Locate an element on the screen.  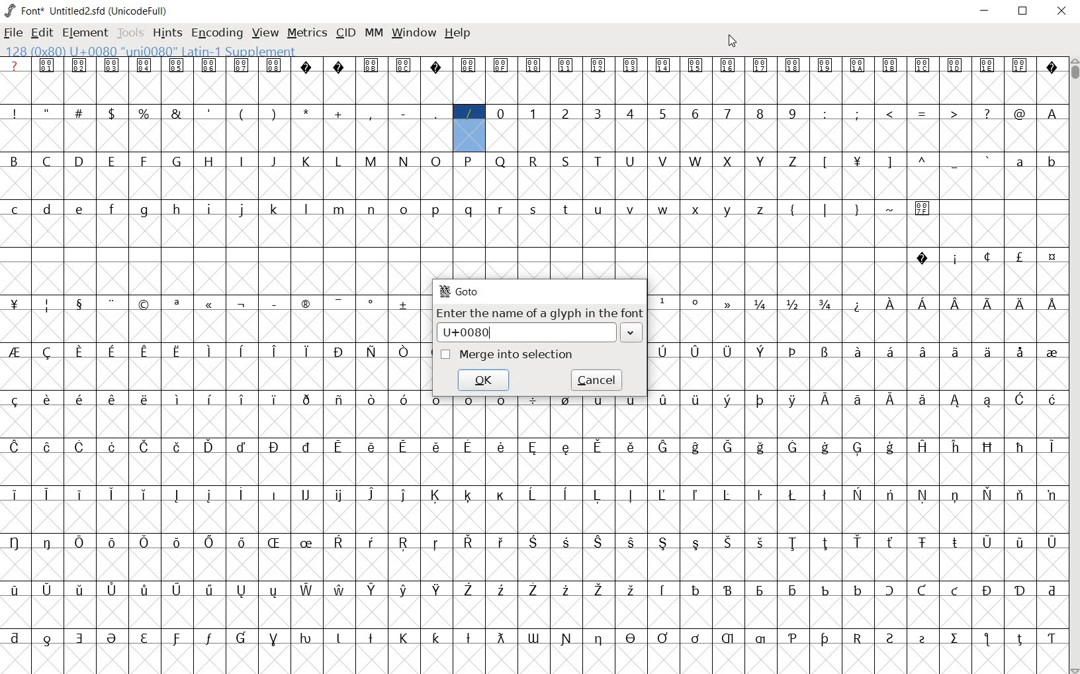
glyph is located at coordinates (209, 590).